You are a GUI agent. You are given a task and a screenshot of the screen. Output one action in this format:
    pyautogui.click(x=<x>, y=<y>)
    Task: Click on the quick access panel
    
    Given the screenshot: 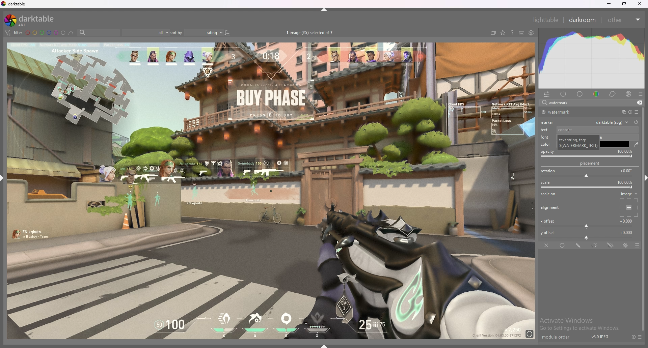 What is the action you would take?
    pyautogui.click(x=547, y=94)
    